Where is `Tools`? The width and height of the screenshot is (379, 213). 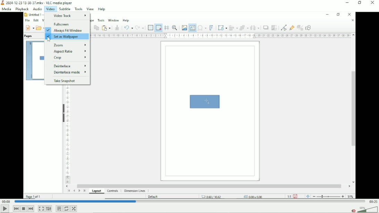 Tools is located at coordinates (78, 9).